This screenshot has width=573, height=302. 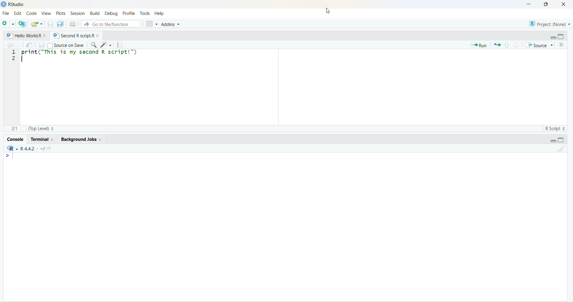 I want to click on Minimize, so click(x=553, y=141).